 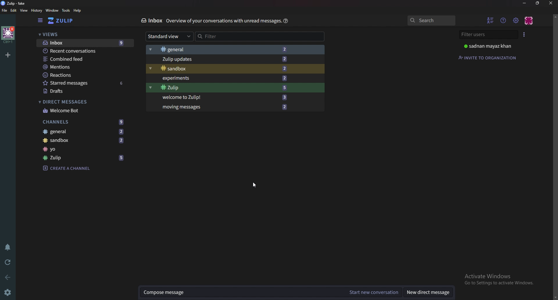 I want to click on Direct messages, so click(x=69, y=102).